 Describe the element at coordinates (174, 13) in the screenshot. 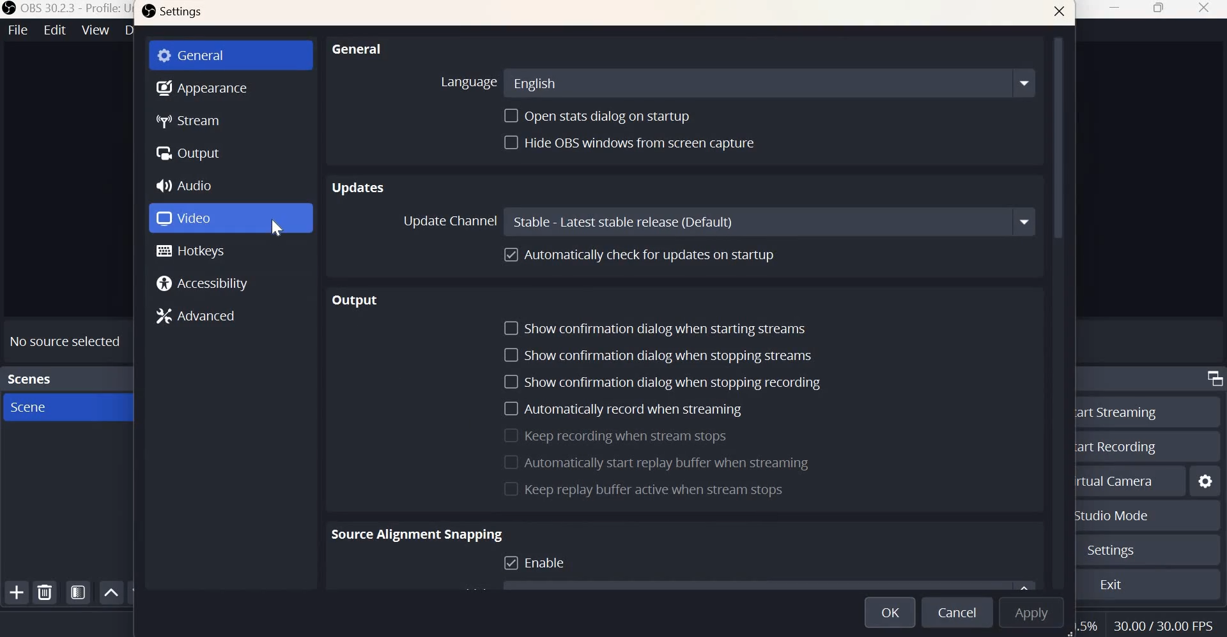

I see `Settings` at that location.